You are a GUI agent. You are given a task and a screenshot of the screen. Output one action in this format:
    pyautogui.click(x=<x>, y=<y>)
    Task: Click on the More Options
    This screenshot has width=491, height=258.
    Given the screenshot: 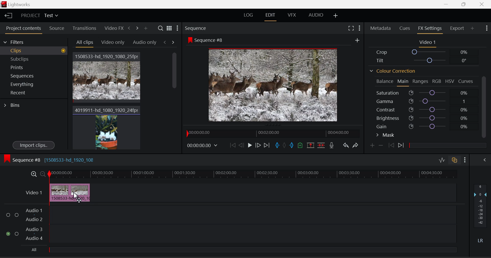 What is the action you would take?
    pyautogui.click(x=357, y=41)
    